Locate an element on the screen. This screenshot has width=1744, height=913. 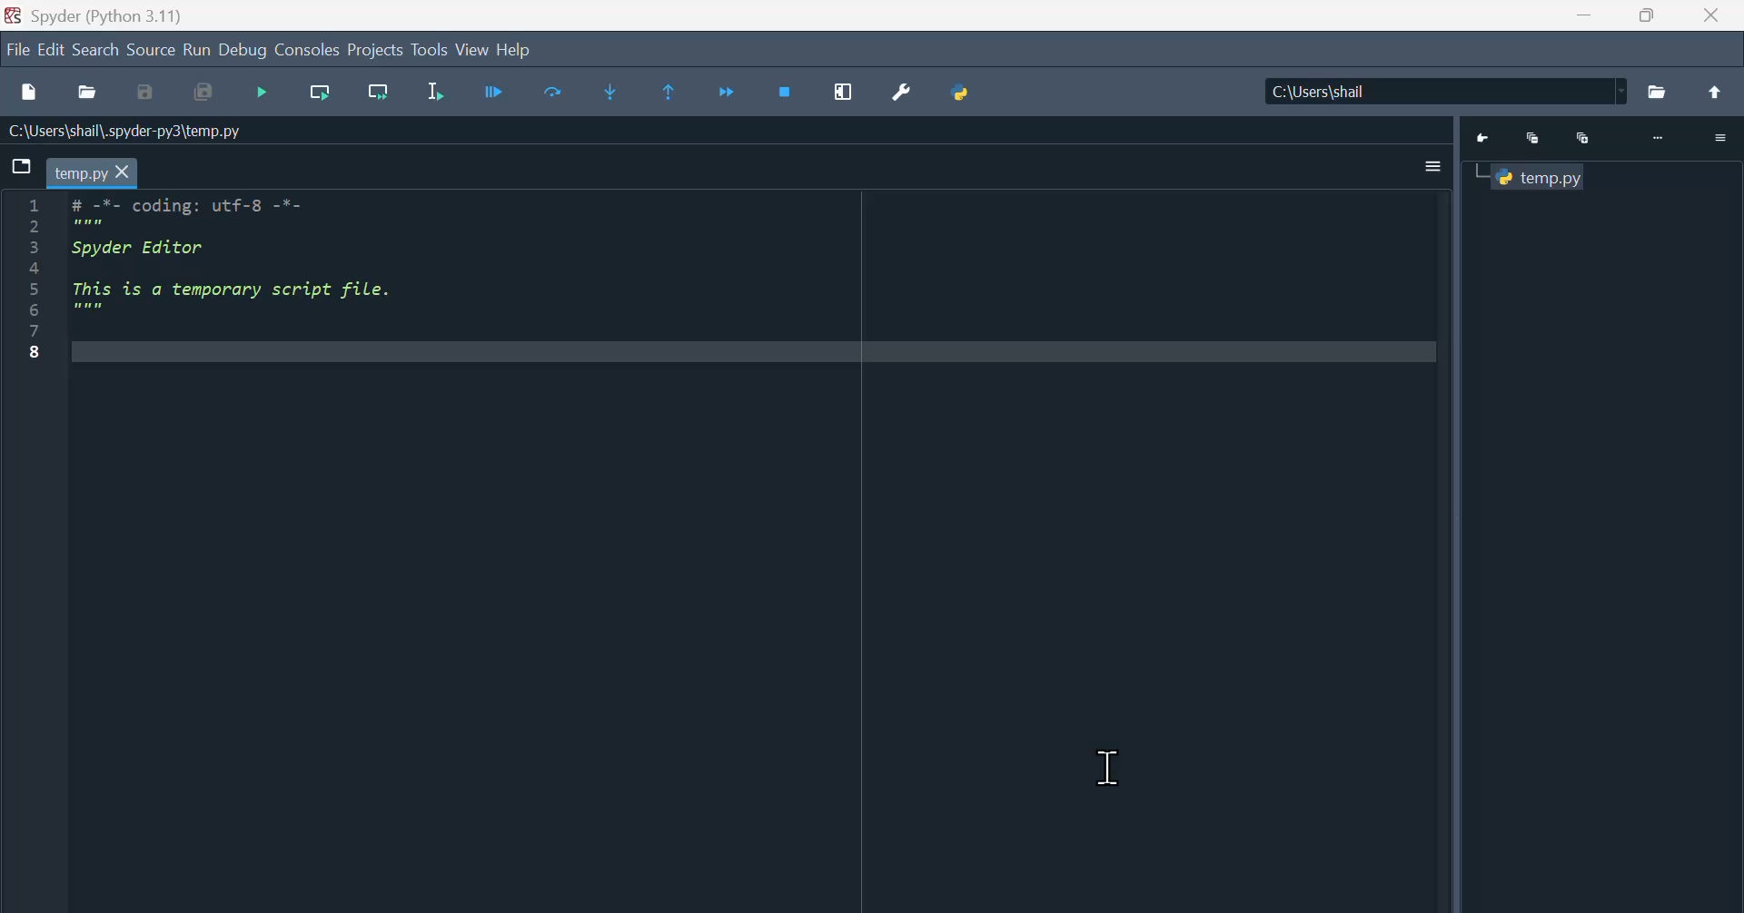
Text cursor is located at coordinates (1110, 767).